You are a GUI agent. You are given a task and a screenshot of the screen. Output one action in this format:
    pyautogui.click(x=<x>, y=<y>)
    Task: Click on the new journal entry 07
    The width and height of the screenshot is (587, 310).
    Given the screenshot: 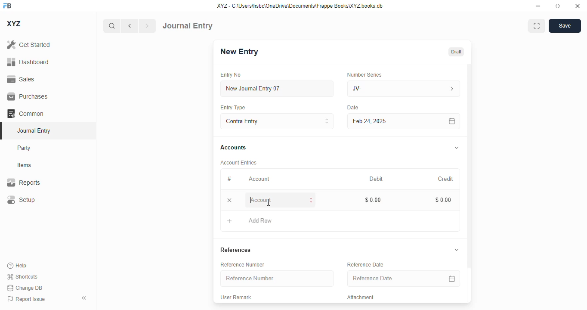 What is the action you would take?
    pyautogui.click(x=278, y=88)
    